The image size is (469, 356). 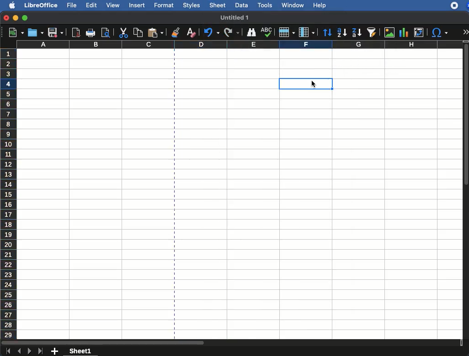 I want to click on recording - extension, so click(x=454, y=5).